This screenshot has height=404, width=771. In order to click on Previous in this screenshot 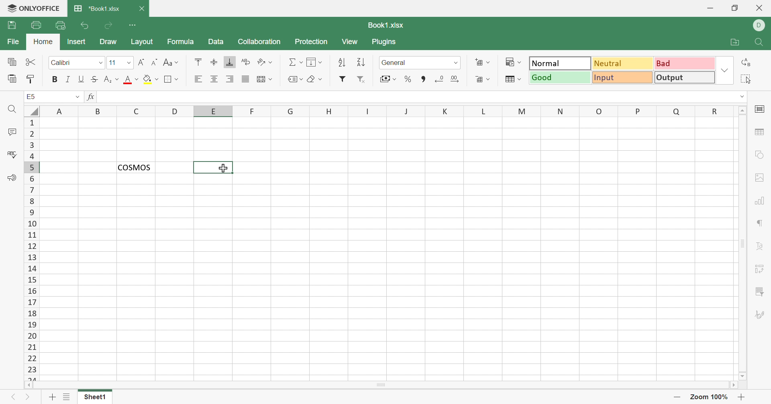, I will do `click(12, 397)`.